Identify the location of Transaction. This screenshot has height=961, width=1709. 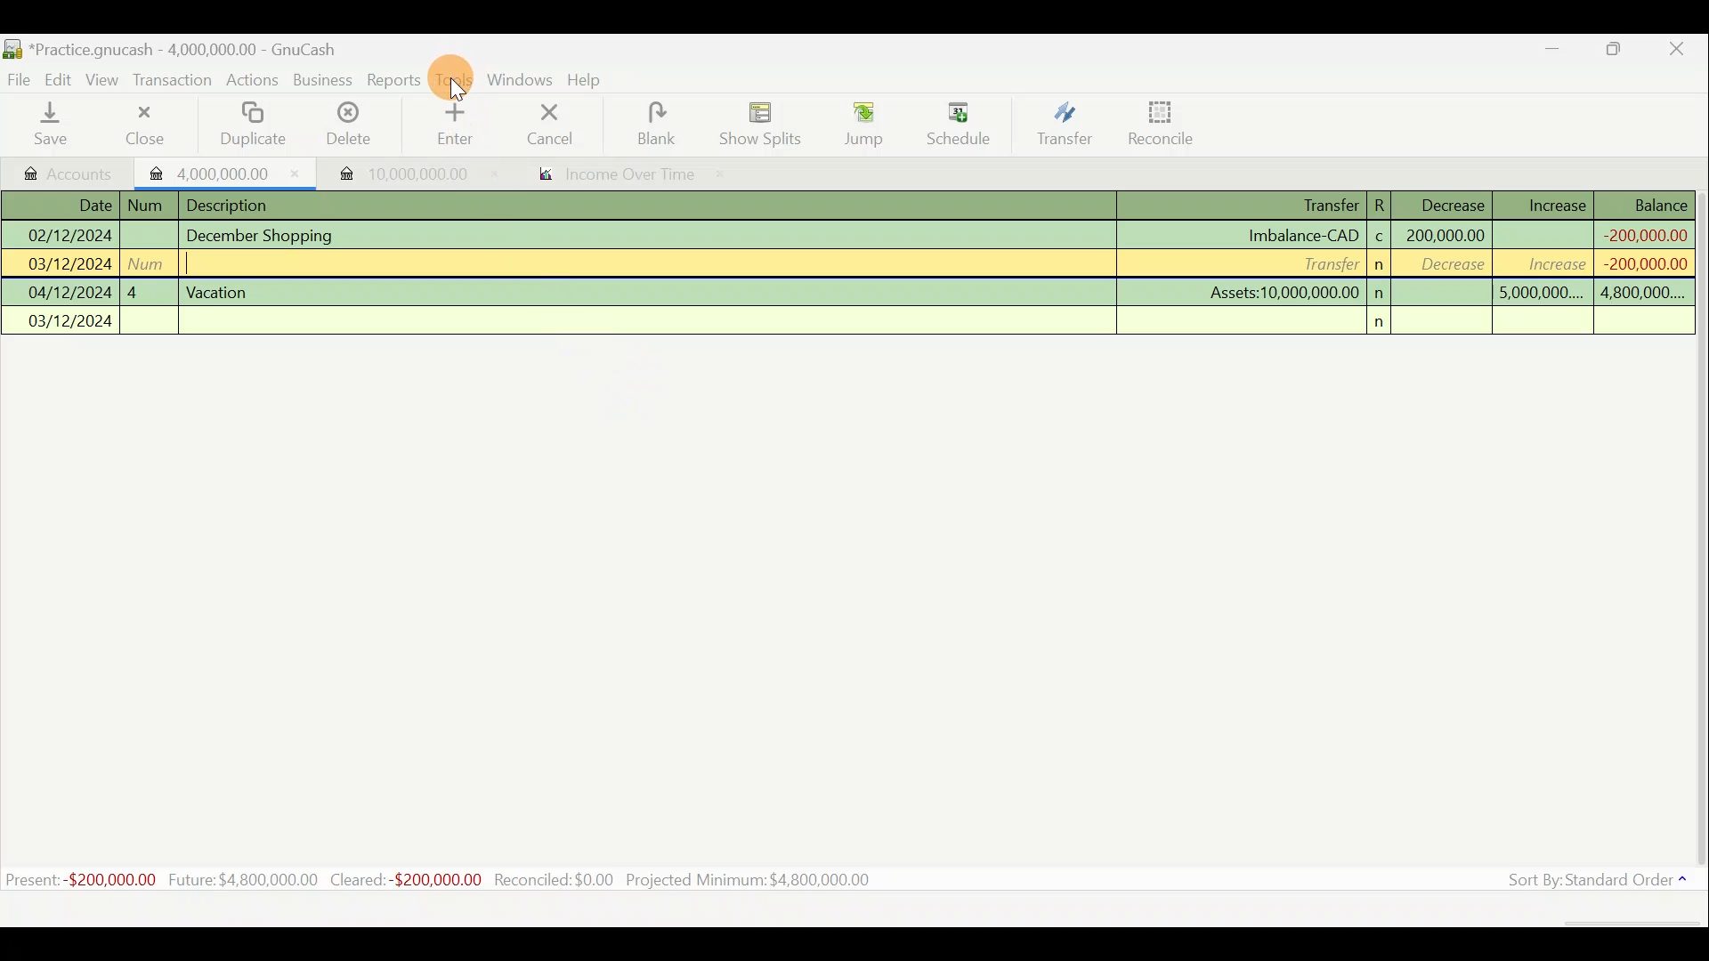
(177, 82).